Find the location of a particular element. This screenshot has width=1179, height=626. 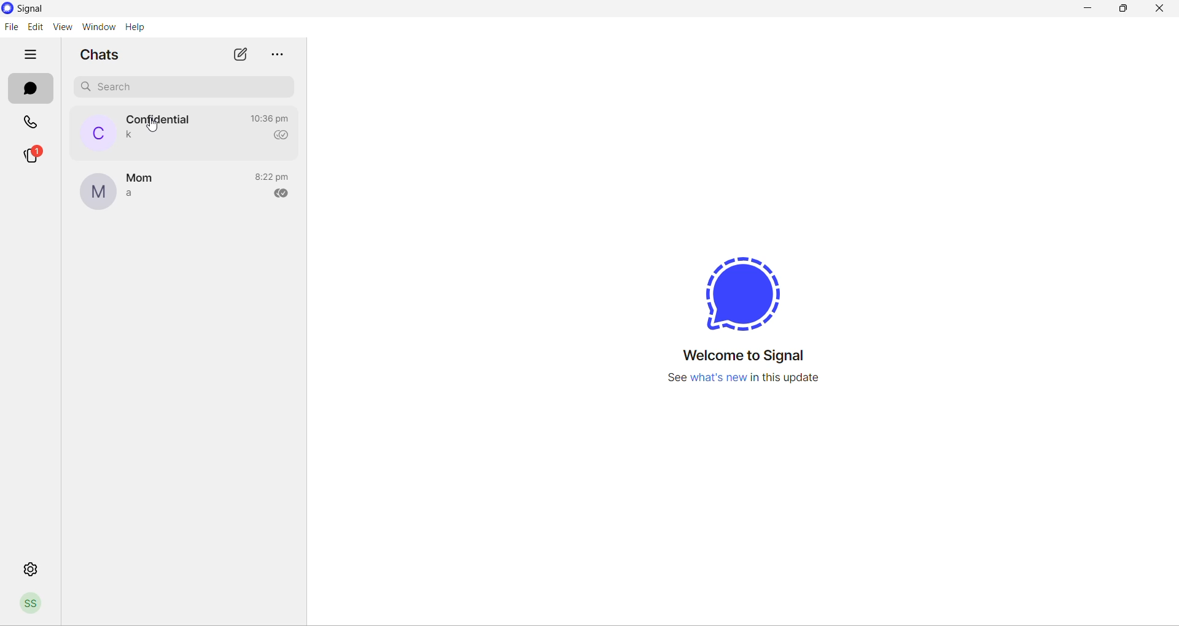

cursor is located at coordinates (154, 128).